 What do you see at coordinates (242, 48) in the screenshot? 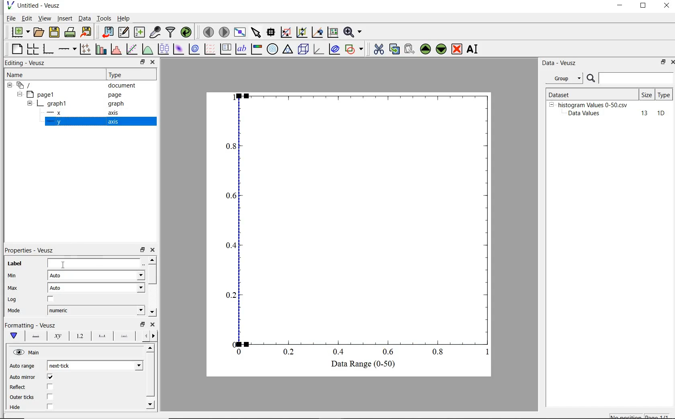
I see `text label` at bounding box center [242, 48].